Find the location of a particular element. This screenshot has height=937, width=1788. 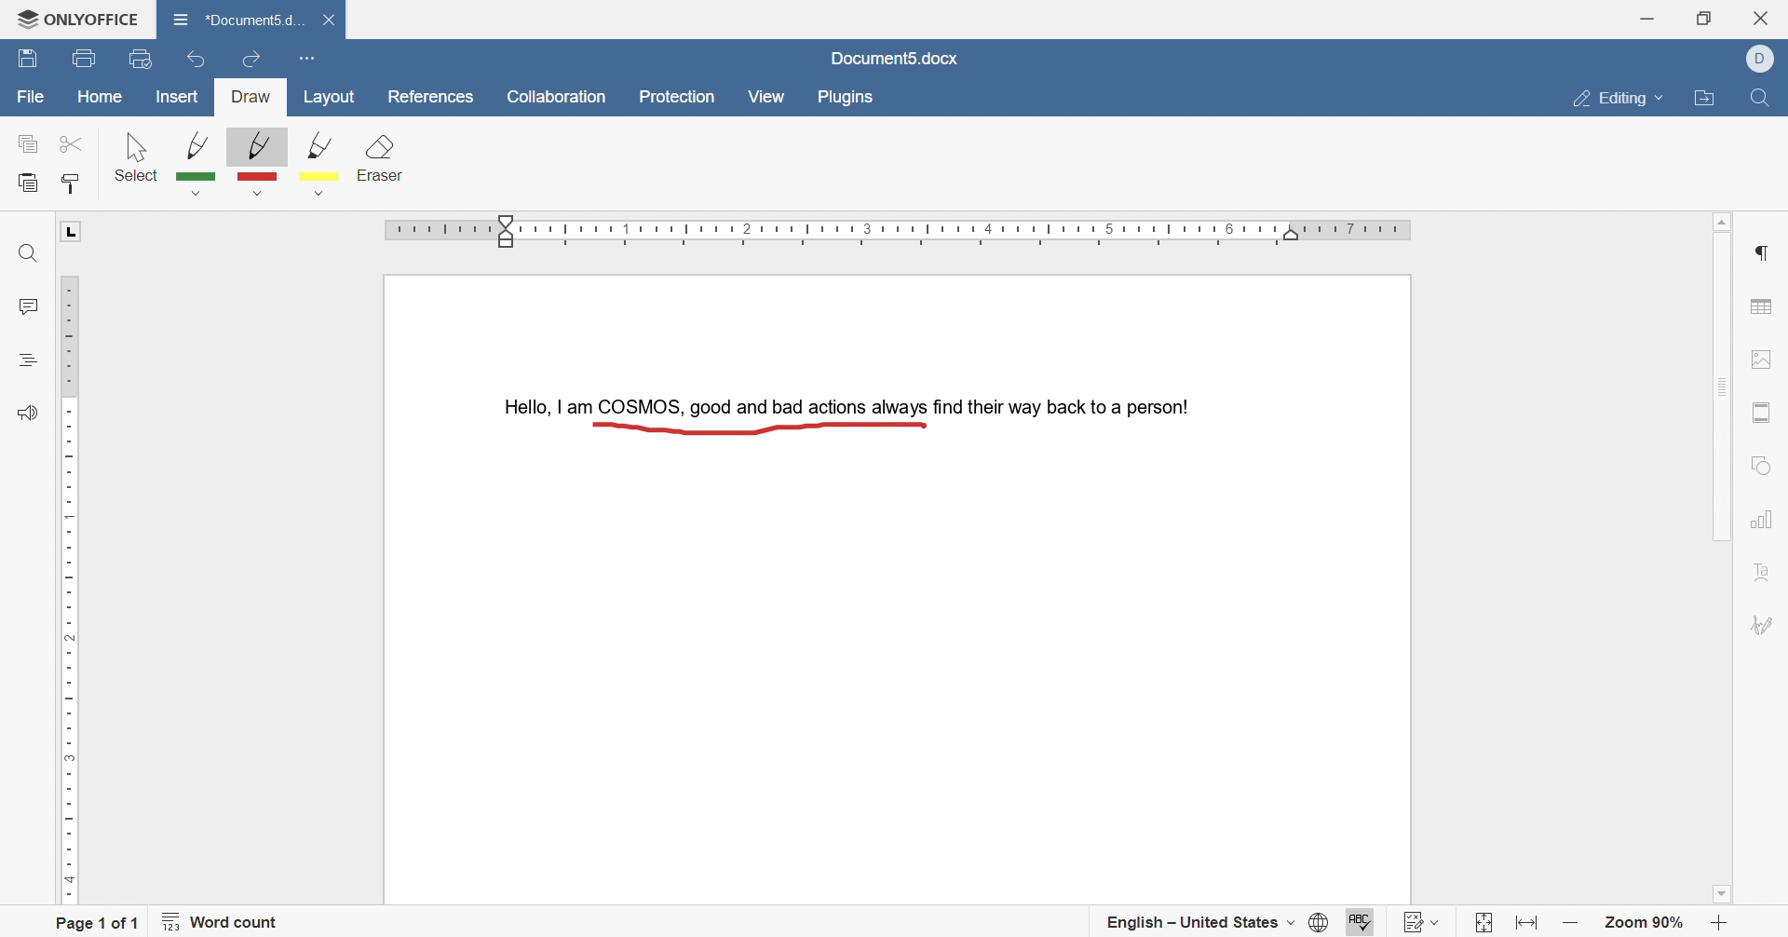

header and footer settings is located at coordinates (1761, 414).